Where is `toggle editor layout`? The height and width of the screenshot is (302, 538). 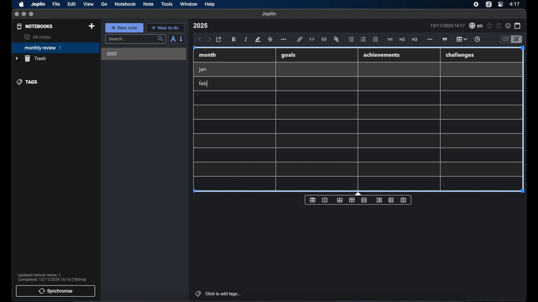
toggle editor layout is located at coordinates (499, 26).